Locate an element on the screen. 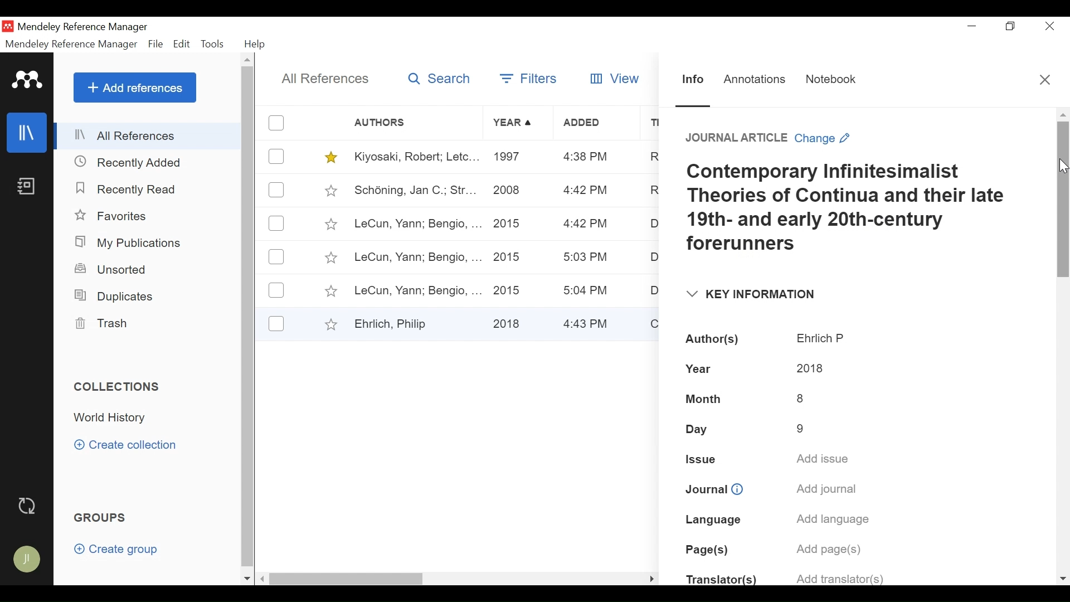 The height and width of the screenshot is (602, 1070). Close is located at coordinates (1047, 26).